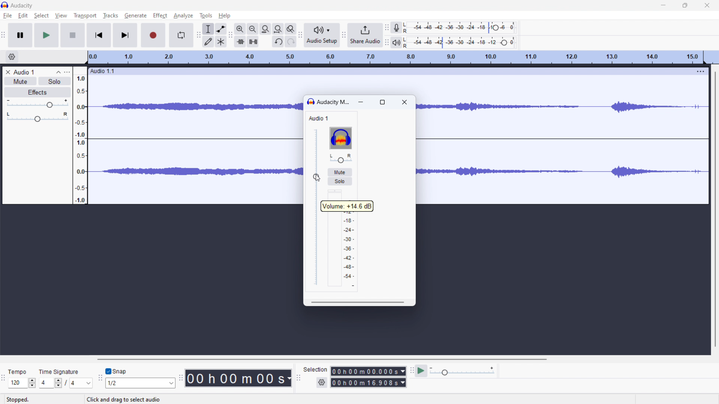 Image resolution: width=719 pixels, height=404 pixels. What do you see at coordinates (278, 29) in the screenshot?
I see `fit project to width` at bounding box center [278, 29].